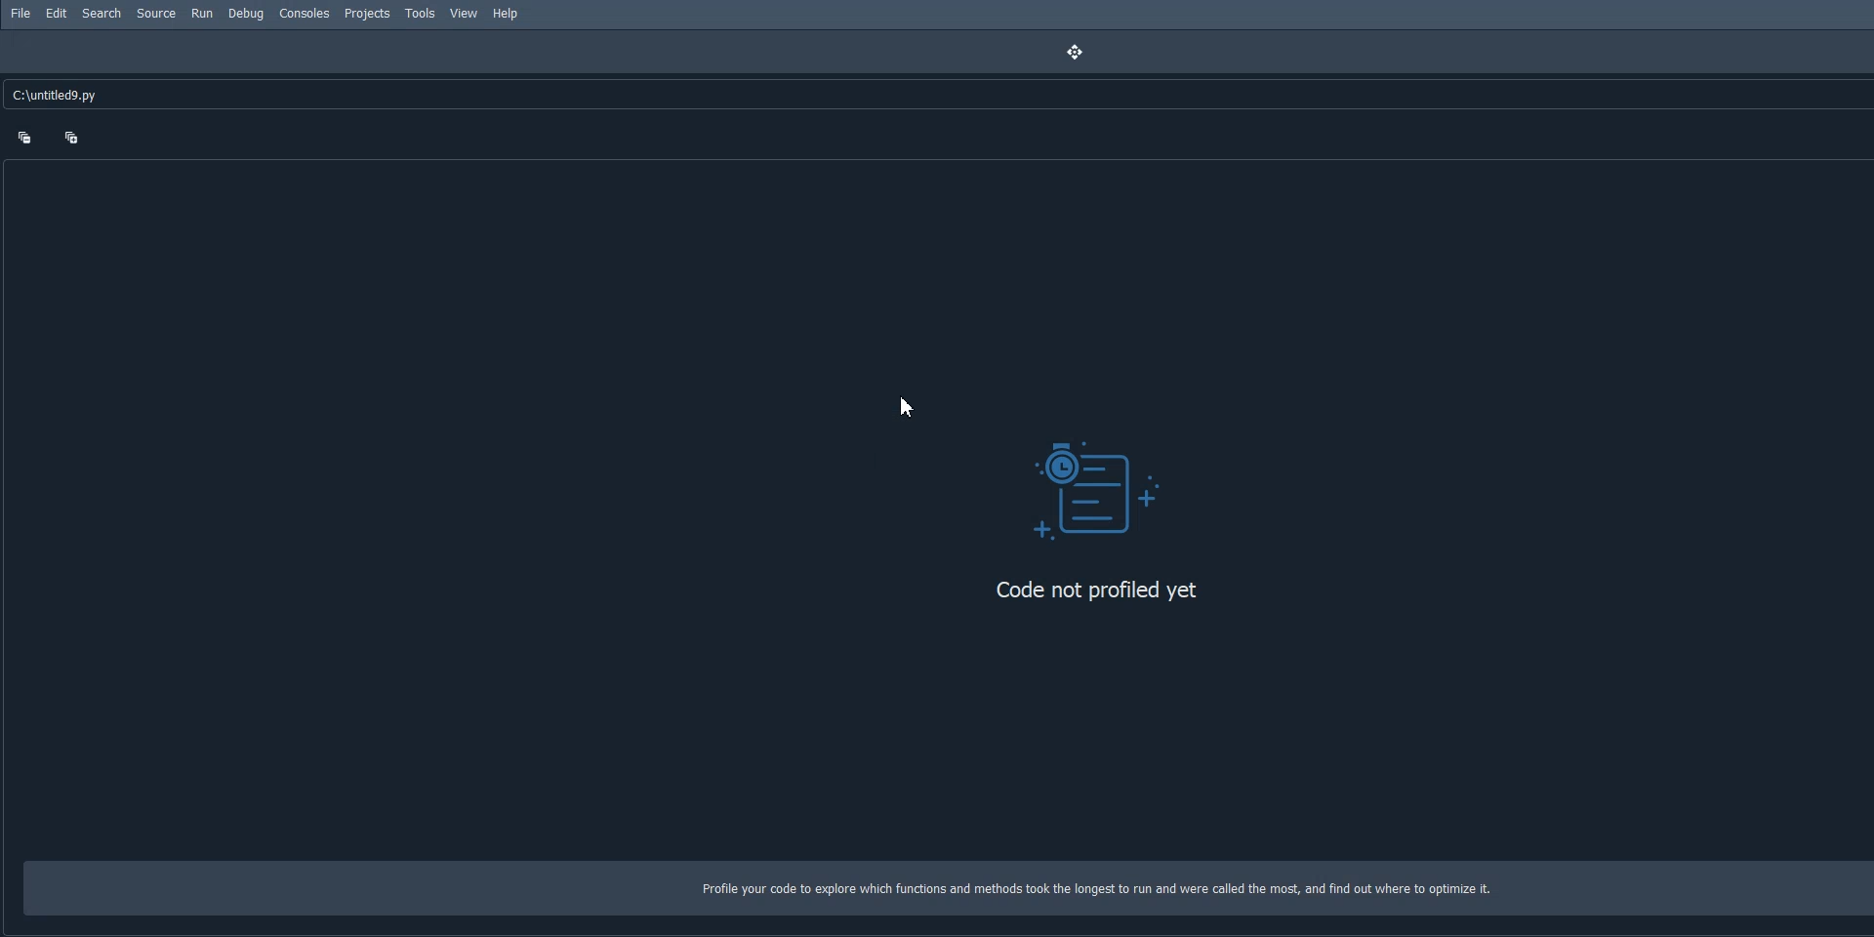 Image resolution: width=1874 pixels, height=937 pixels. What do you see at coordinates (195, 95) in the screenshot?
I see `C:\untitleds. py` at bounding box center [195, 95].